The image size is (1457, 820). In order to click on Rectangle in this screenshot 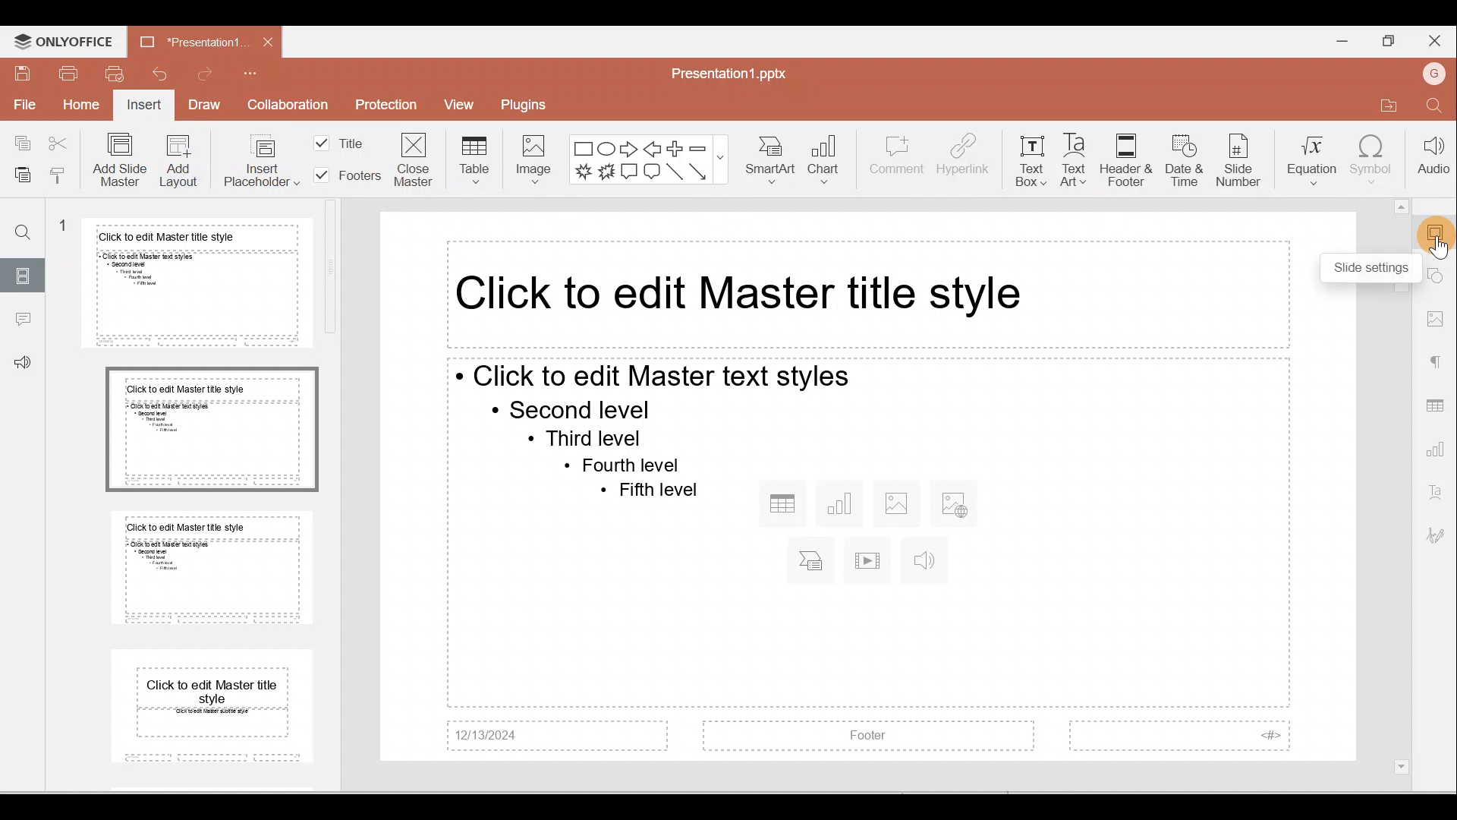, I will do `click(582, 147)`.